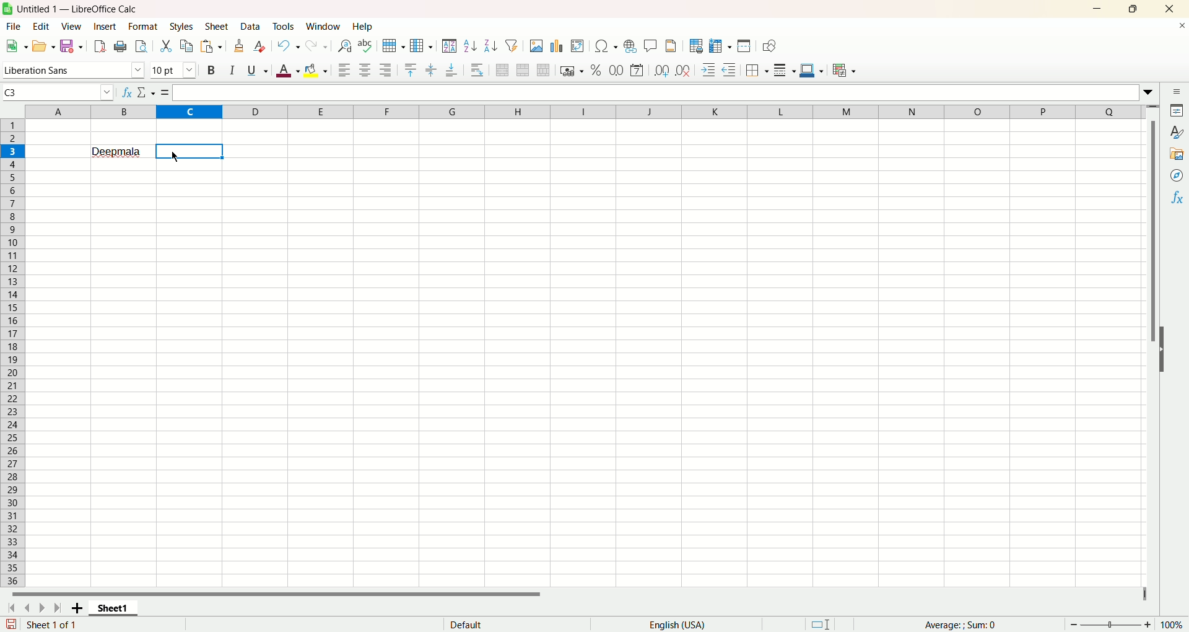 This screenshot has height=632, width=1189. Describe the element at coordinates (284, 26) in the screenshot. I see `Tools` at that location.